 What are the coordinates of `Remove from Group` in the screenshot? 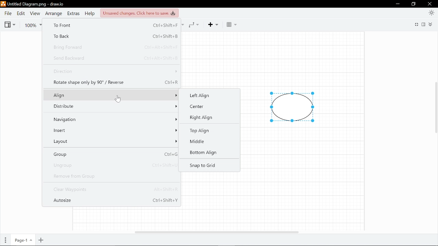 It's located at (112, 176).